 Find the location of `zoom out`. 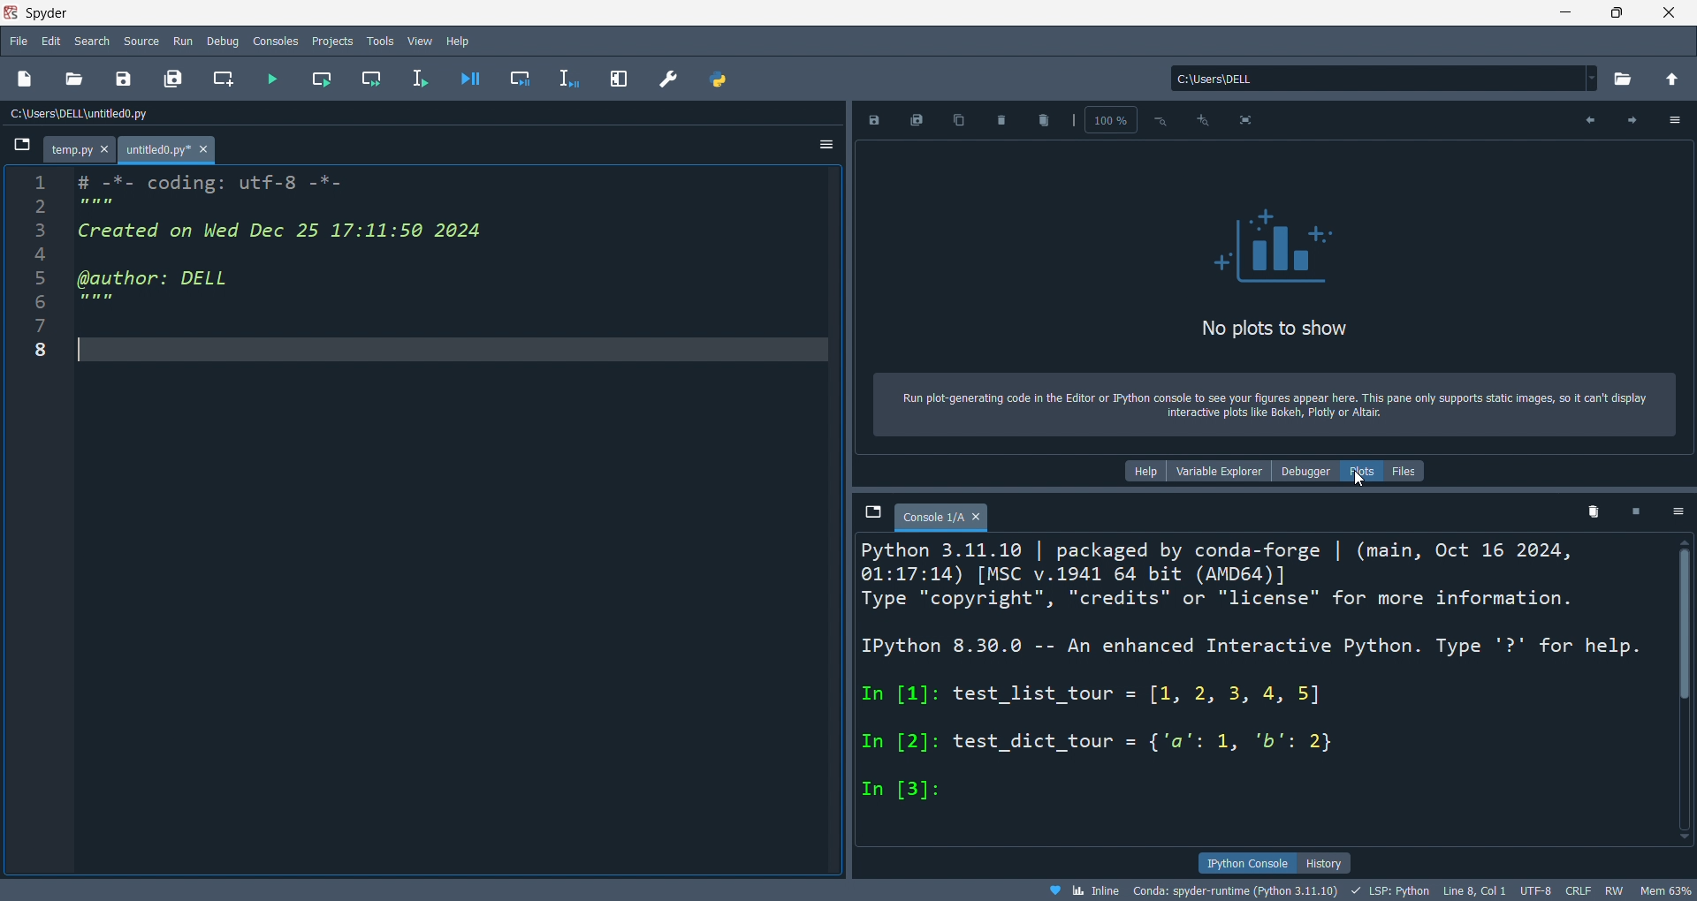

zoom out is located at coordinates (1159, 120).